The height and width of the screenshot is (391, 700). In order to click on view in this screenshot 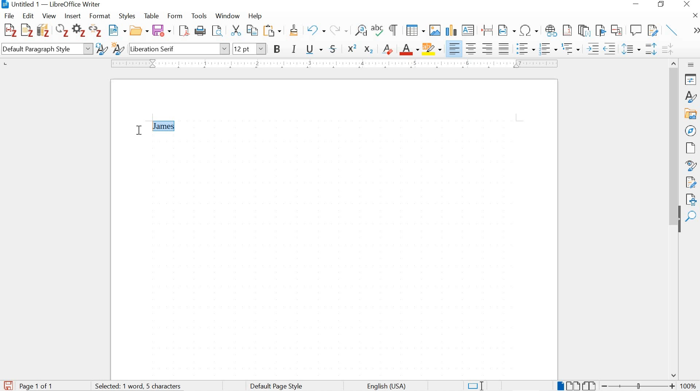, I will do `click(48, 16)`.